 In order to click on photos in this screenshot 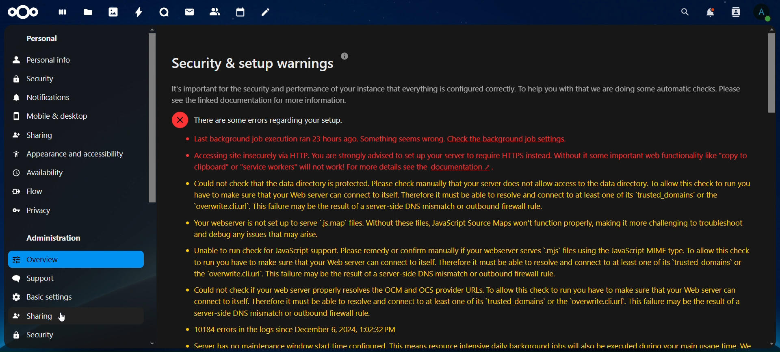, I will do `click(112, 11)`.